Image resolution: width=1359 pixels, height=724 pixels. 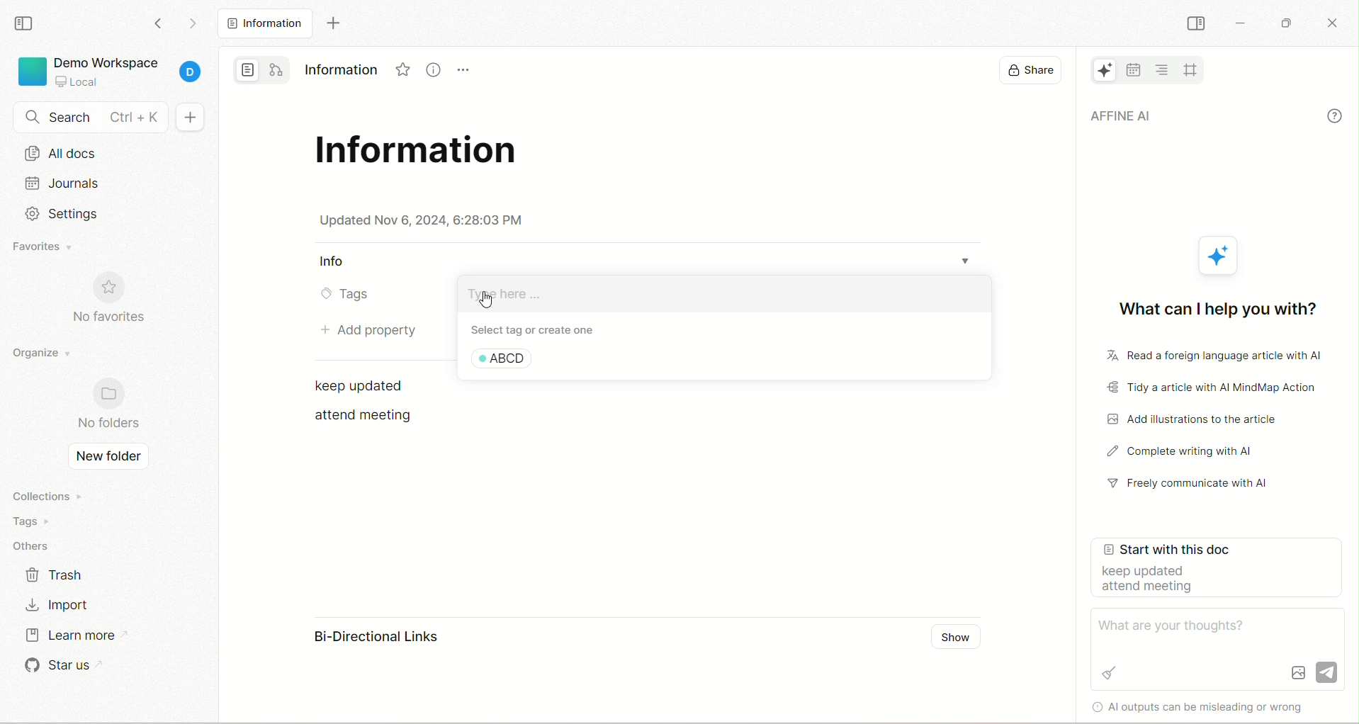 I want to click on learn more, so click(x=69, y=638).